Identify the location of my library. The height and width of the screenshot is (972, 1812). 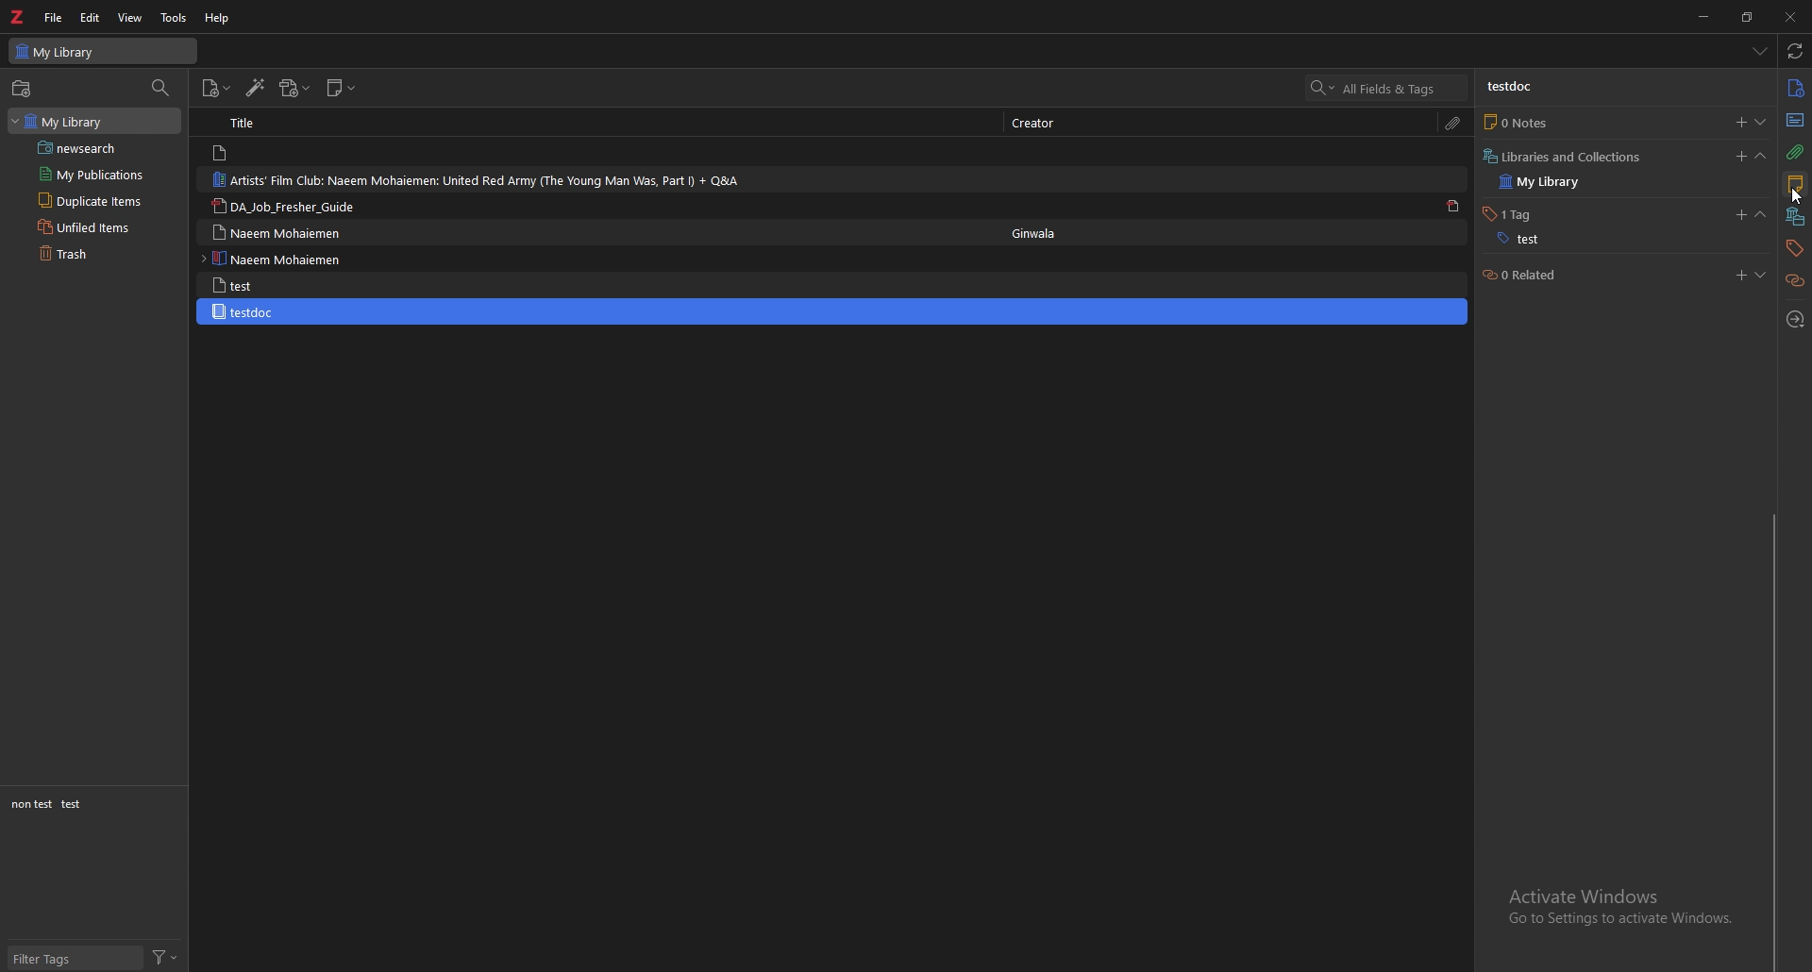
(103, 50).